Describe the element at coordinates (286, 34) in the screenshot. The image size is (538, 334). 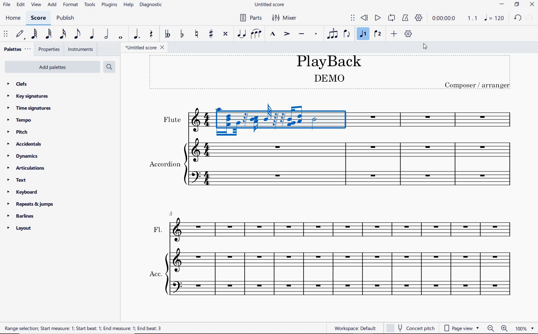
I see `accent` at that location.